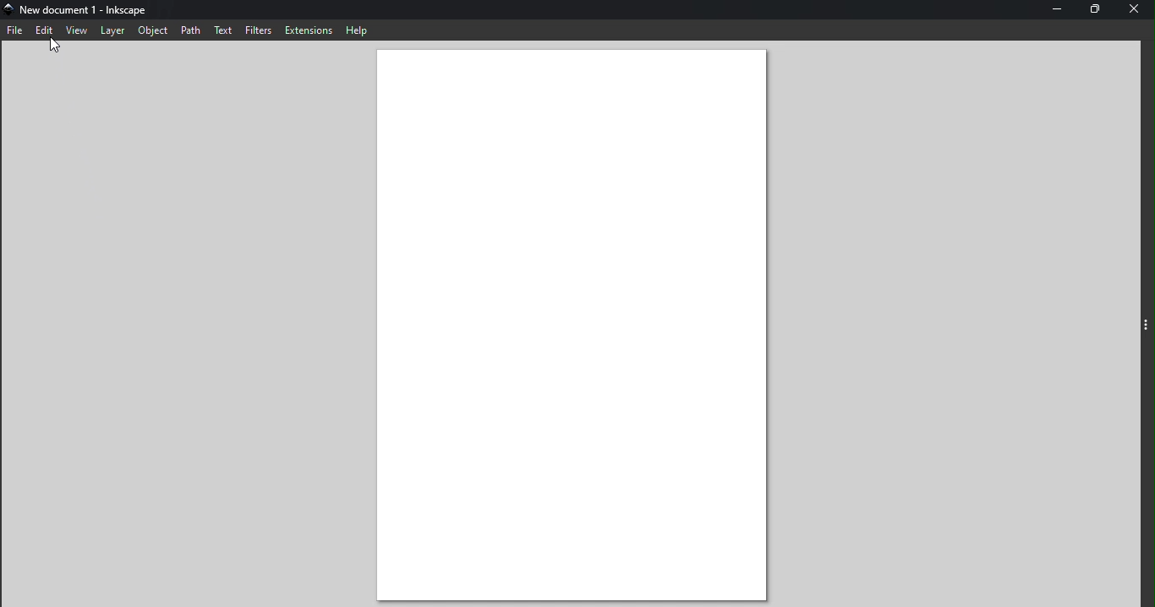 The height and width of the screenshot is (607, 1155). Describe the element at coordinates (8, 9) in the screenshot. I see `app icon` at that location.